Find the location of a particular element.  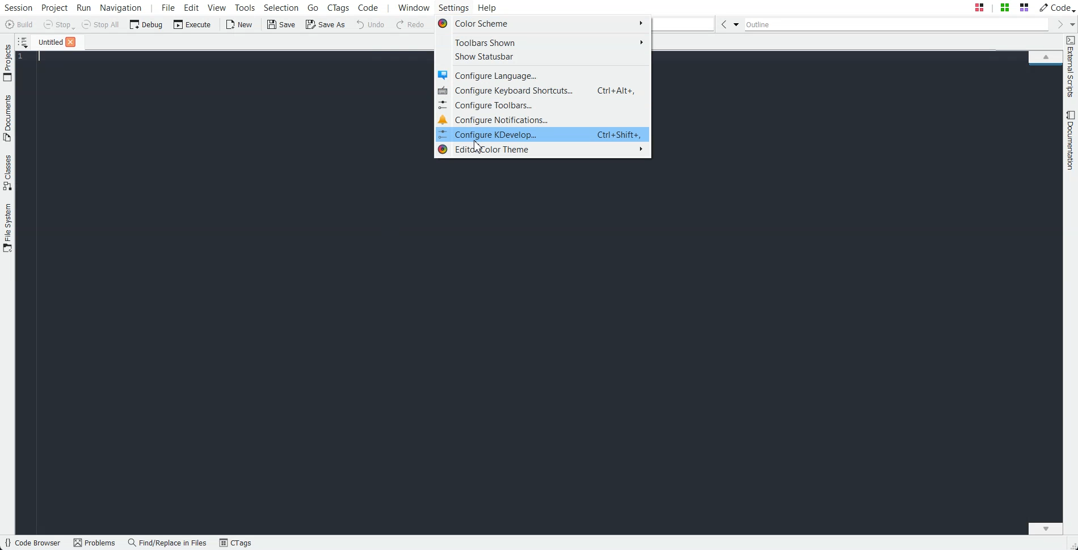

Text Cursor is located at coordinates (41, 57).